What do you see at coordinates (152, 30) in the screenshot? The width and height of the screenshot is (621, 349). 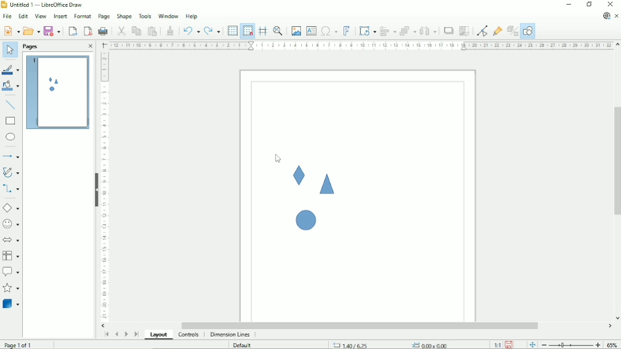 I see `Paste` at bounding box center [152, 30].